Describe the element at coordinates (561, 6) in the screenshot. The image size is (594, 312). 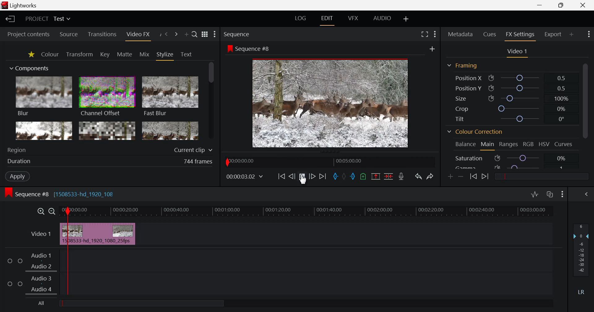
I see `Minimize` at that location.